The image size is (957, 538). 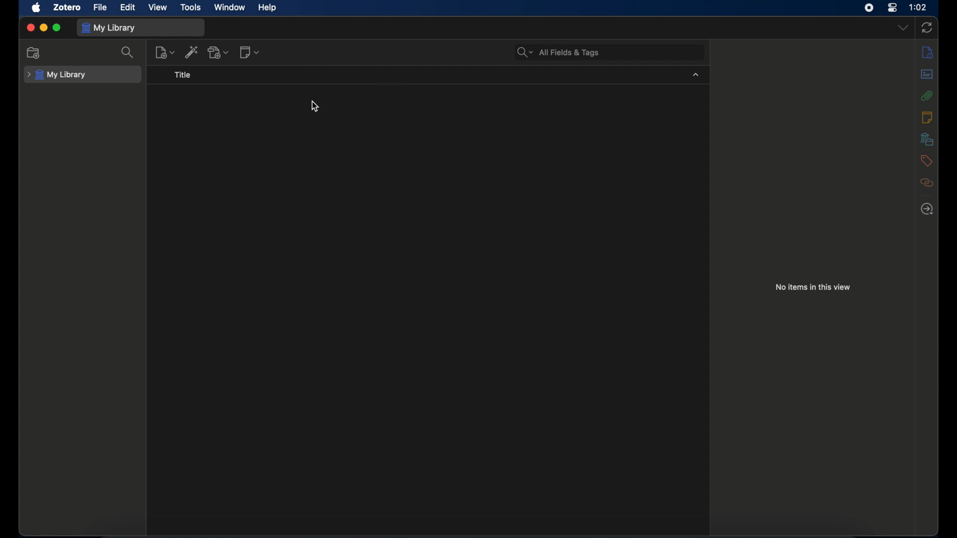 What do you see at coordinates (57, 28) in the screenshot?
I see `maximize` at bounding box center [57, 28].